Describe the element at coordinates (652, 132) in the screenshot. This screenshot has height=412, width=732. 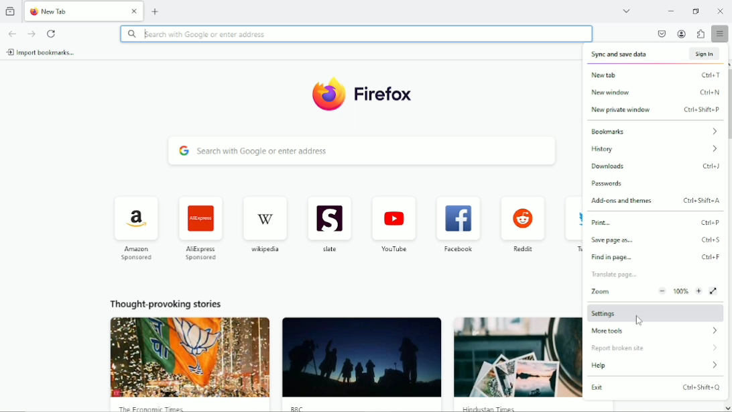
I see `Bookmarks >` at that location.